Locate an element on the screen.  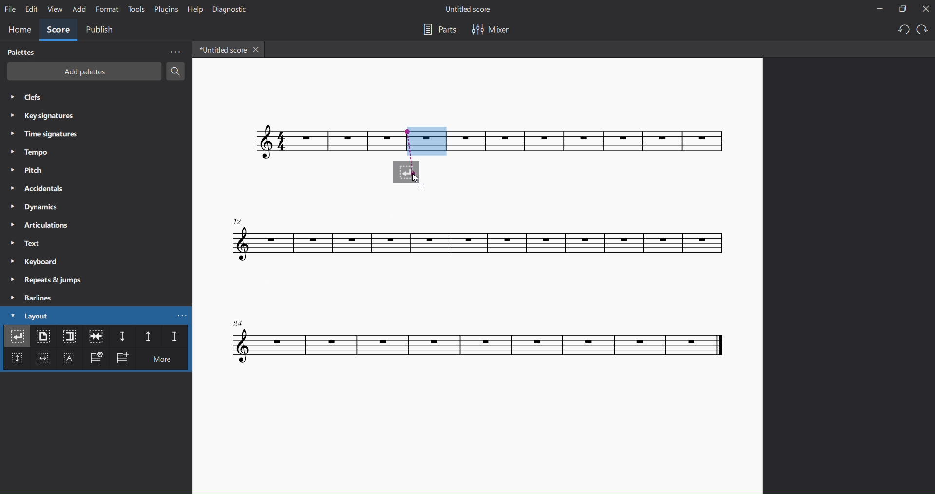
redo is located at coordinates (922, 30).